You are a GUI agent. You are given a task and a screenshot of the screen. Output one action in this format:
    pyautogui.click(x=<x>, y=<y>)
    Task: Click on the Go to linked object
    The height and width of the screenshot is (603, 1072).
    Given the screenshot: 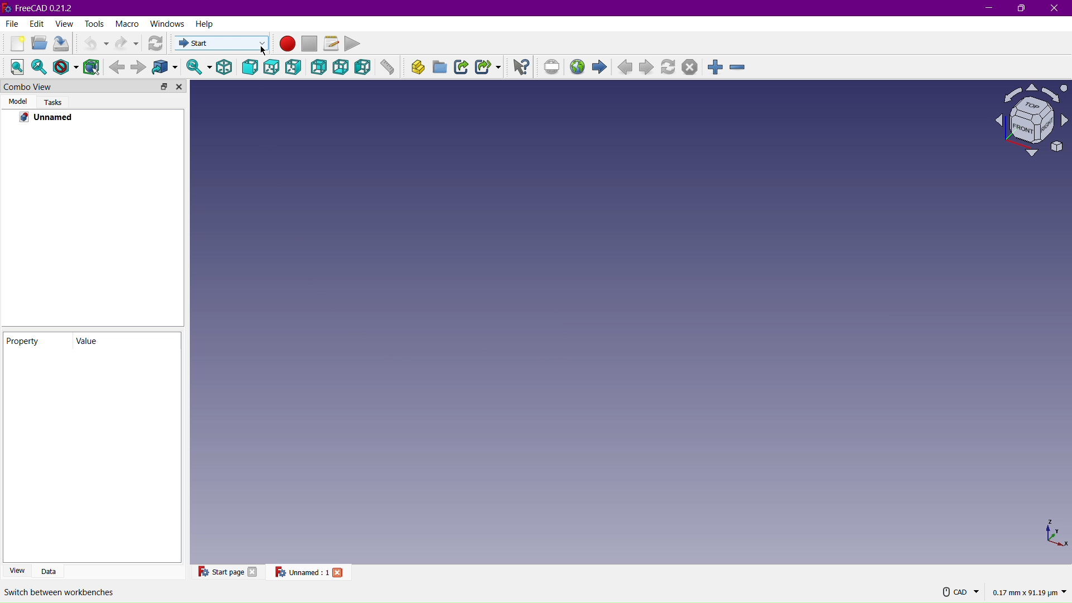 What is the action you would take?
    pyautogui.click(x=168, y=68)
    